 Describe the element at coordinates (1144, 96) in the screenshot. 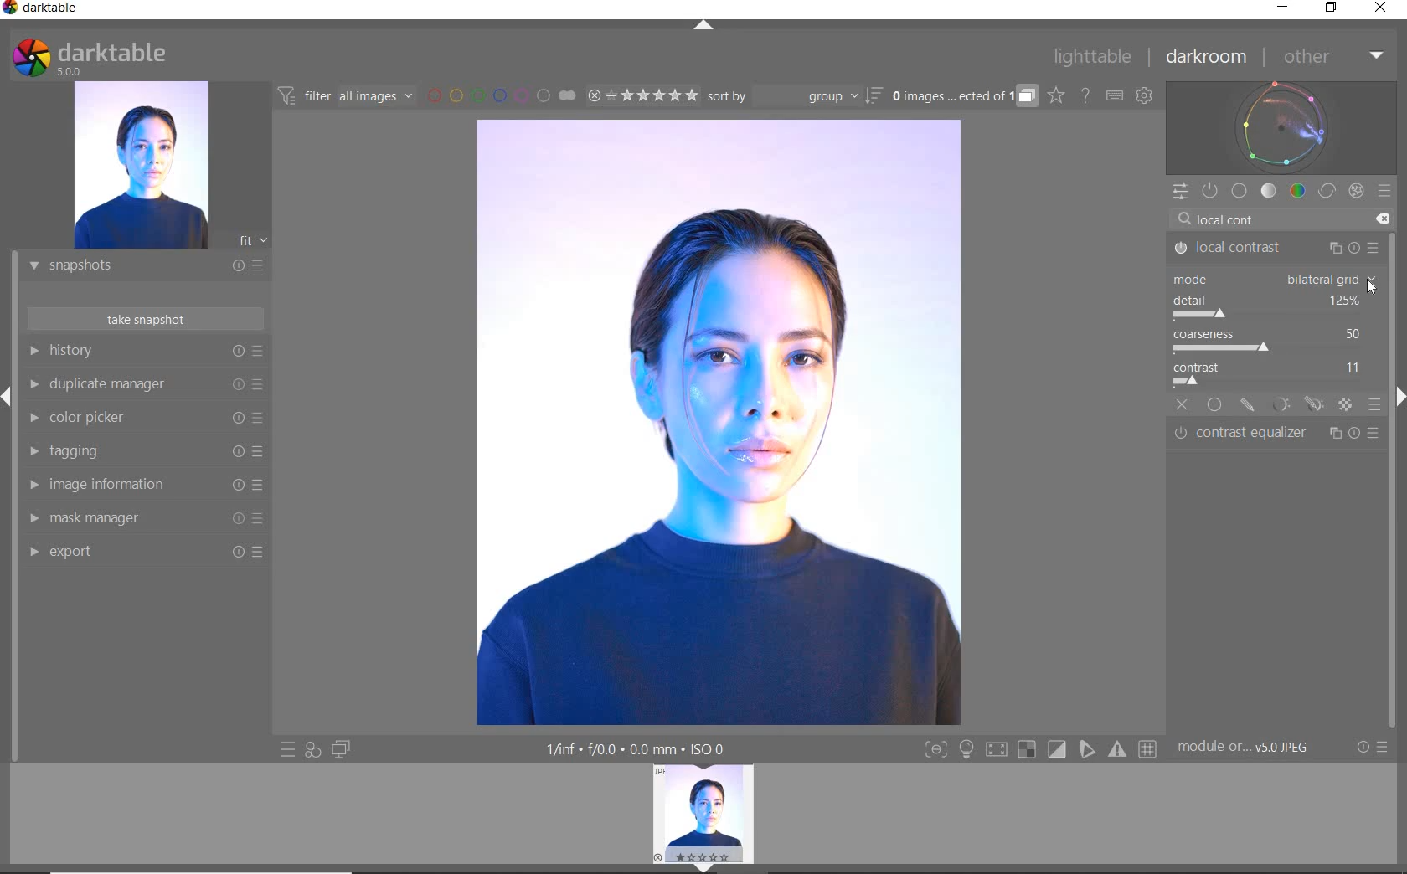

I see `SHOW GLOBAL PREFERENCES` at that location.